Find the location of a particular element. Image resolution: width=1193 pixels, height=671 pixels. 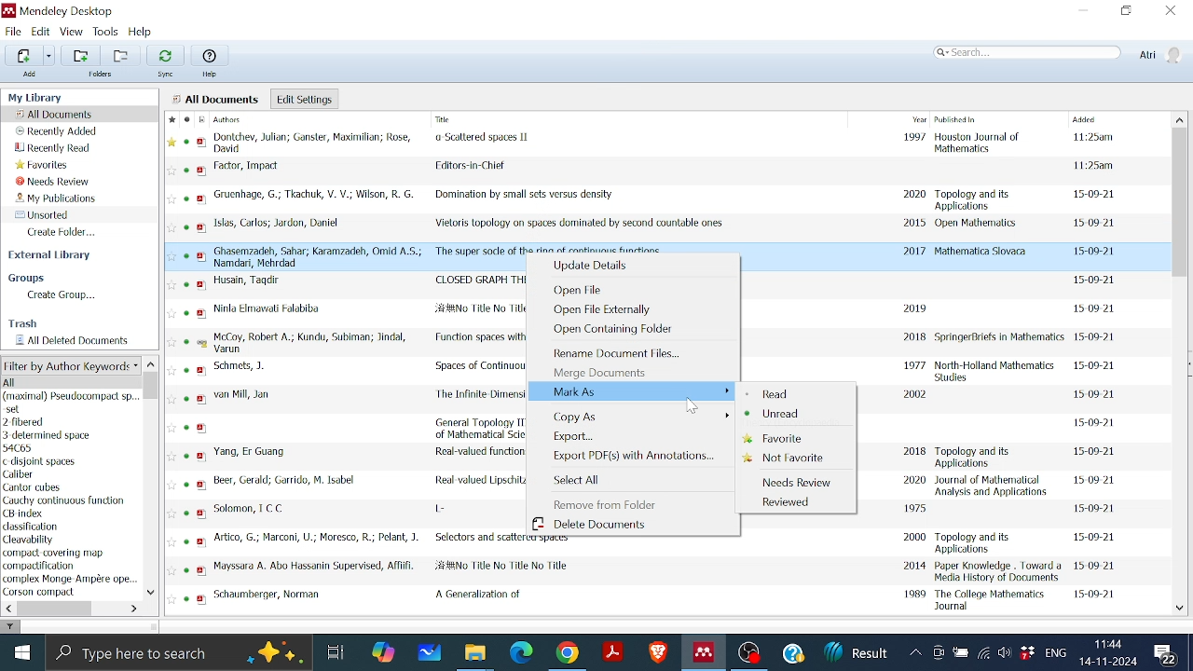

L - is located at coordinates (341, 514).